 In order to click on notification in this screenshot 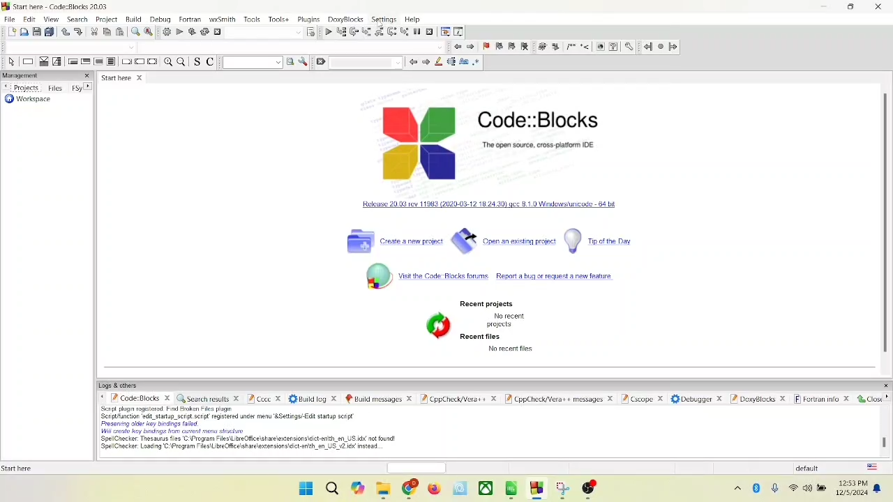, I will do `click(879, 488)`.